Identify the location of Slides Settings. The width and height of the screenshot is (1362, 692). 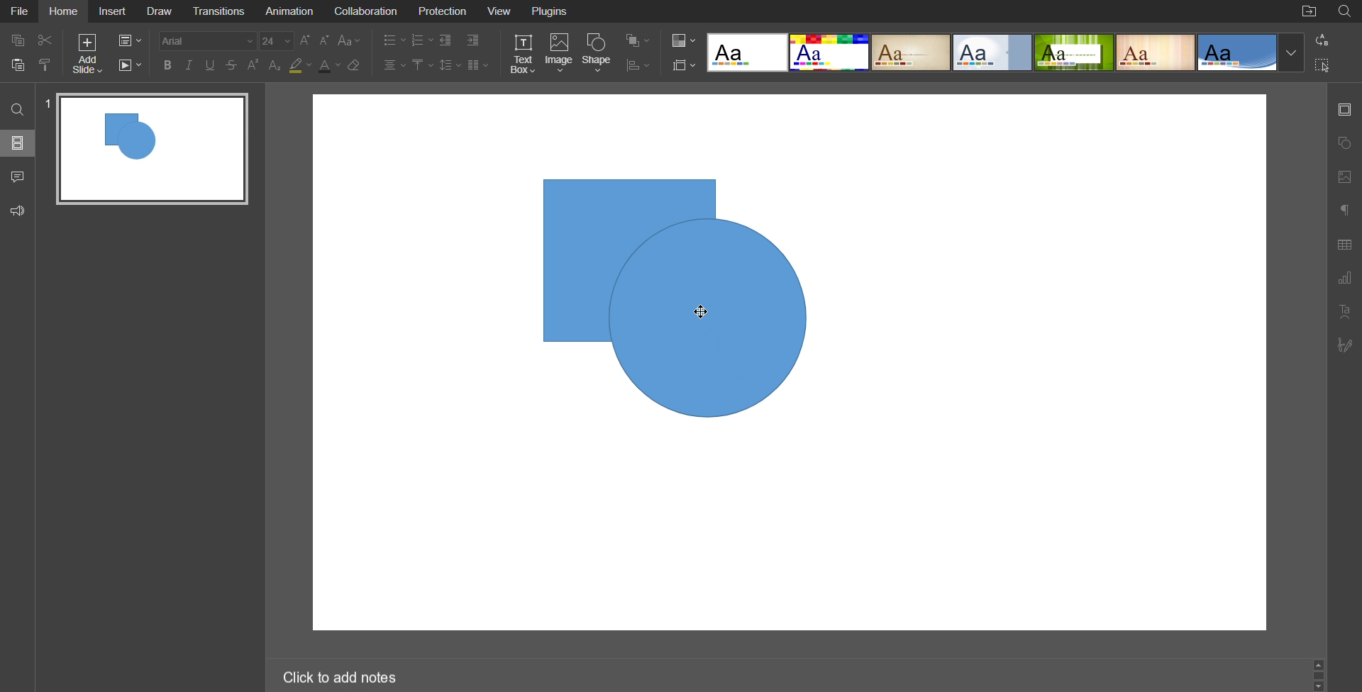
(1346, 110).